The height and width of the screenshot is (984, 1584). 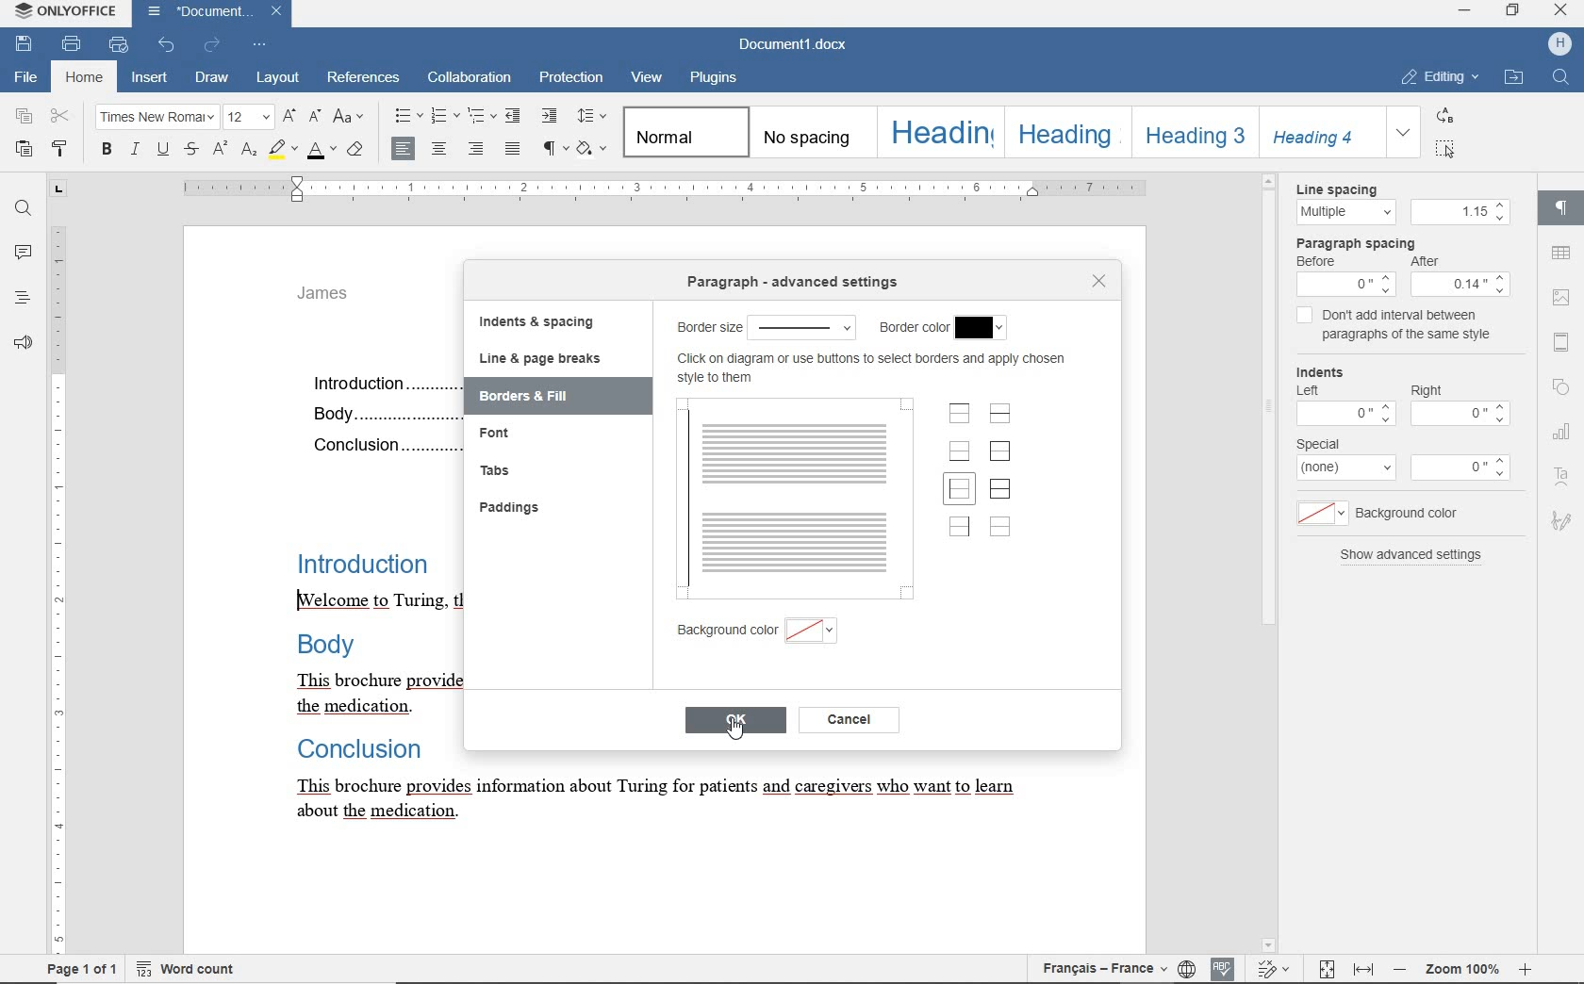 I want to click on expand, so click(x=1402, y=134).